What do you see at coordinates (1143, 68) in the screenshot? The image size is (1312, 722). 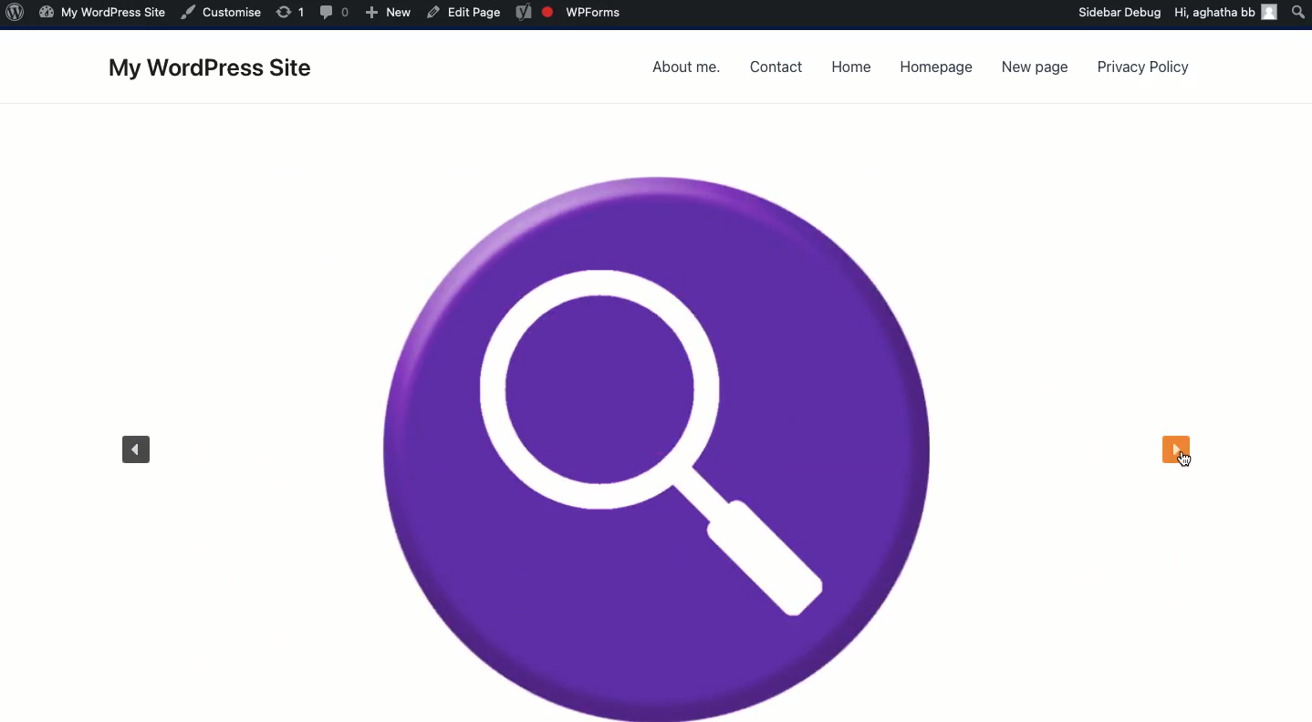 I see `Privacy policy` at bounding box center [1143, 68].